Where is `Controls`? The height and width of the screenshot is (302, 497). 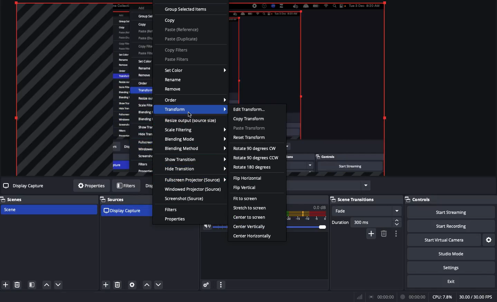
Controls is located at coordinates (419, 198).